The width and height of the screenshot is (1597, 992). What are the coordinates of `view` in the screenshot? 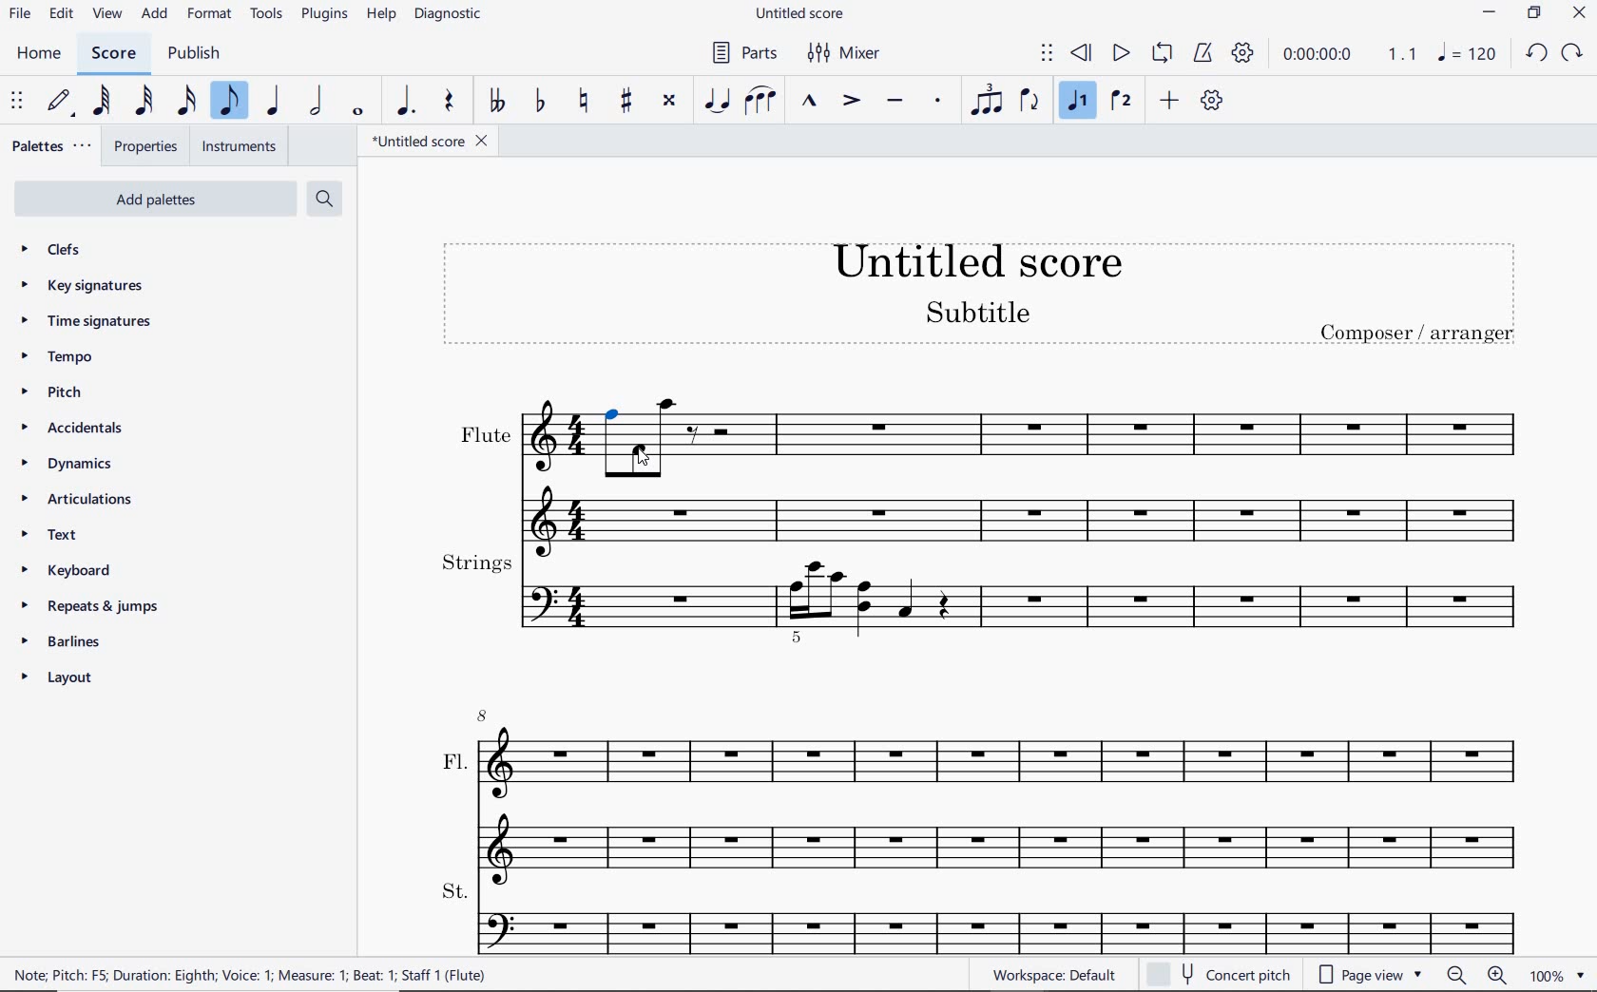 It's located at (105, 15).